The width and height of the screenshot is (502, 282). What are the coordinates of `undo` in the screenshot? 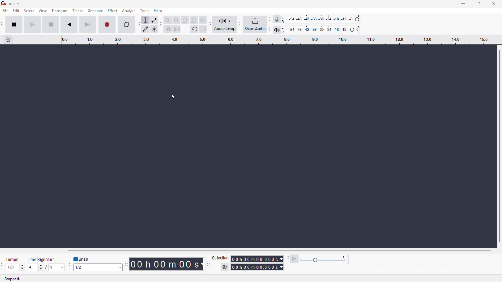 It's located at (195, 29).